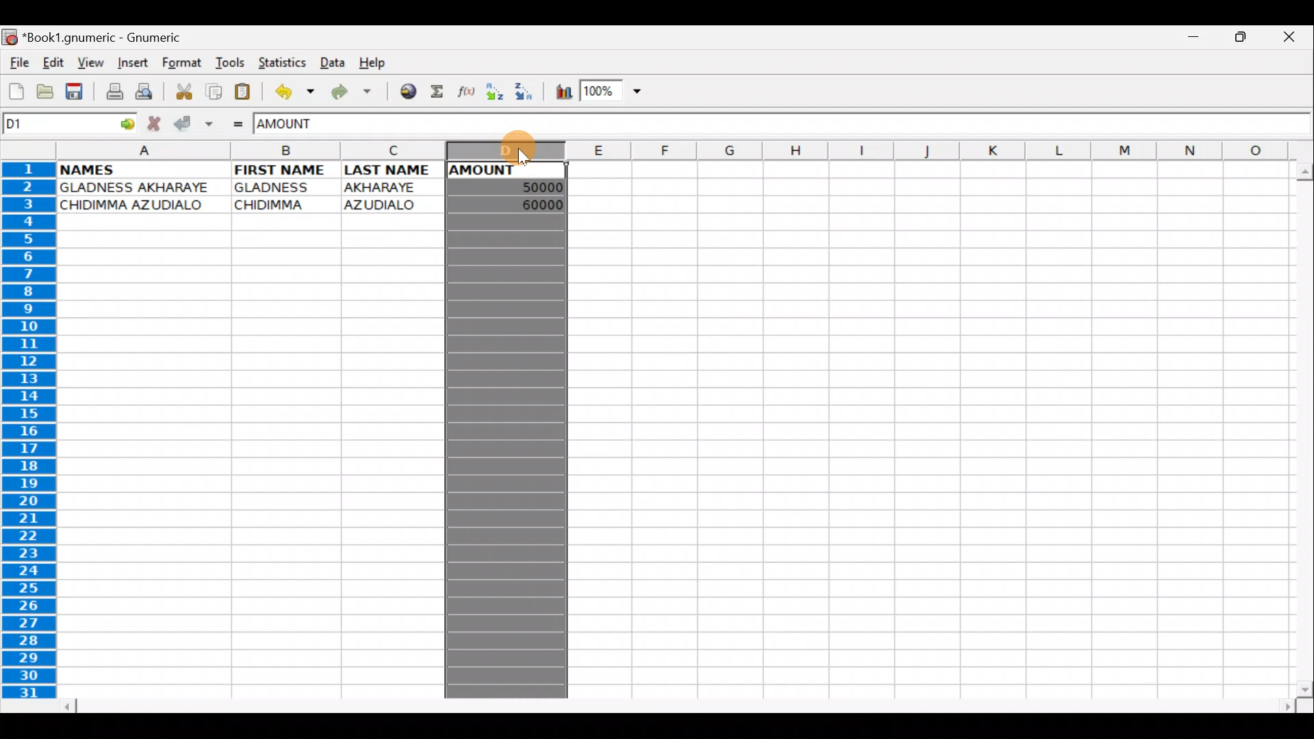 This screenshot has width=1314, height=739. Describe the element at coordinates (378, 64) in the screenshot. I see `Help` at that location.